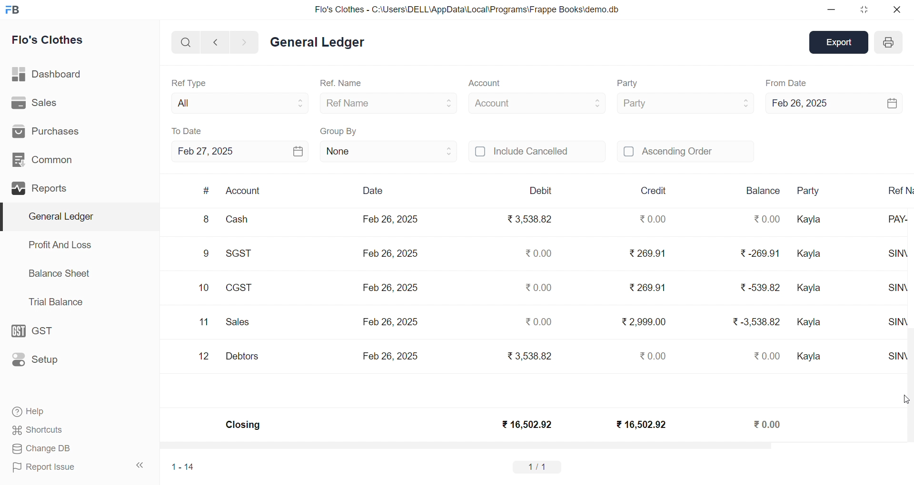 The height and width of the screenshot is (485, 914). I want to click on Report Issue, so click(45, 467).